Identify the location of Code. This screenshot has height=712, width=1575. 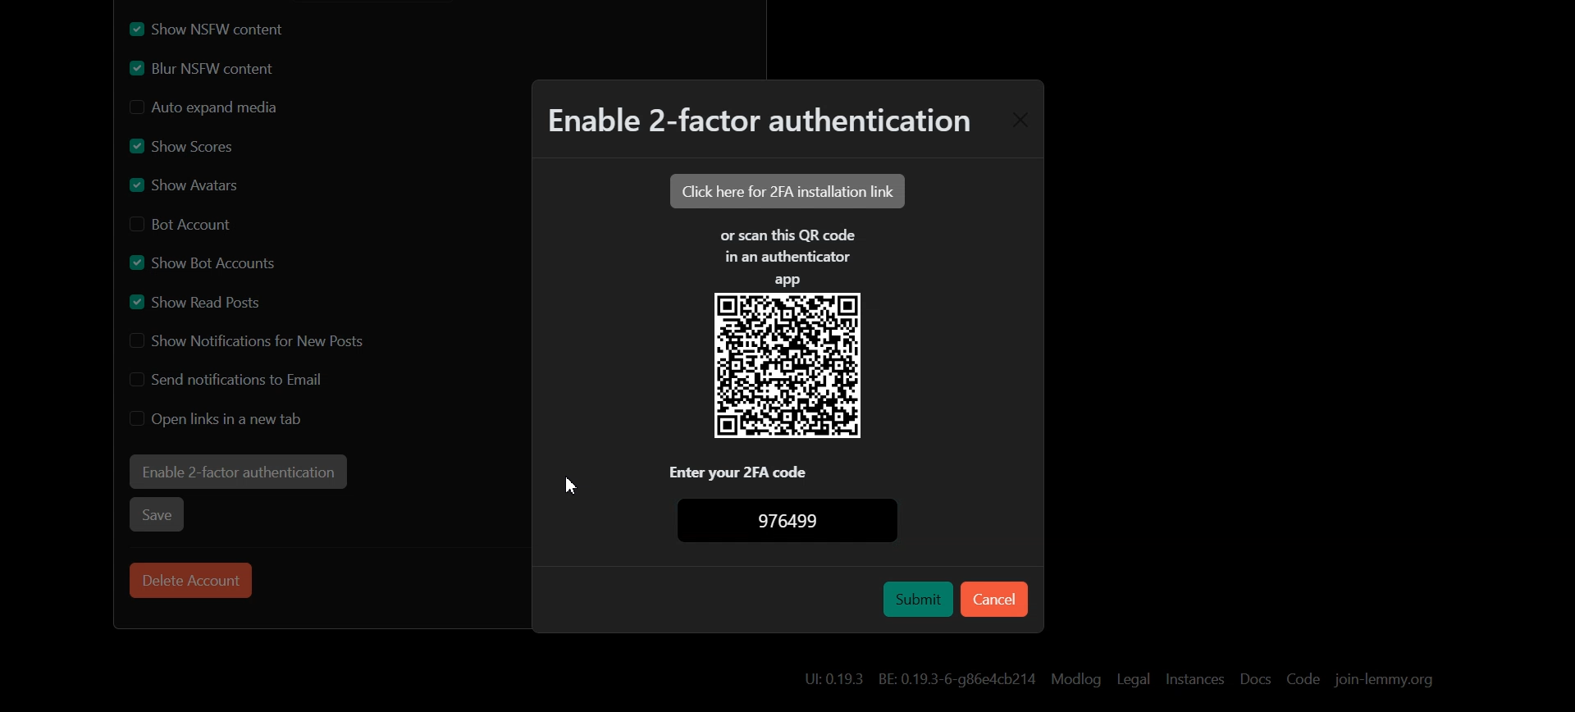
(1303, 679).